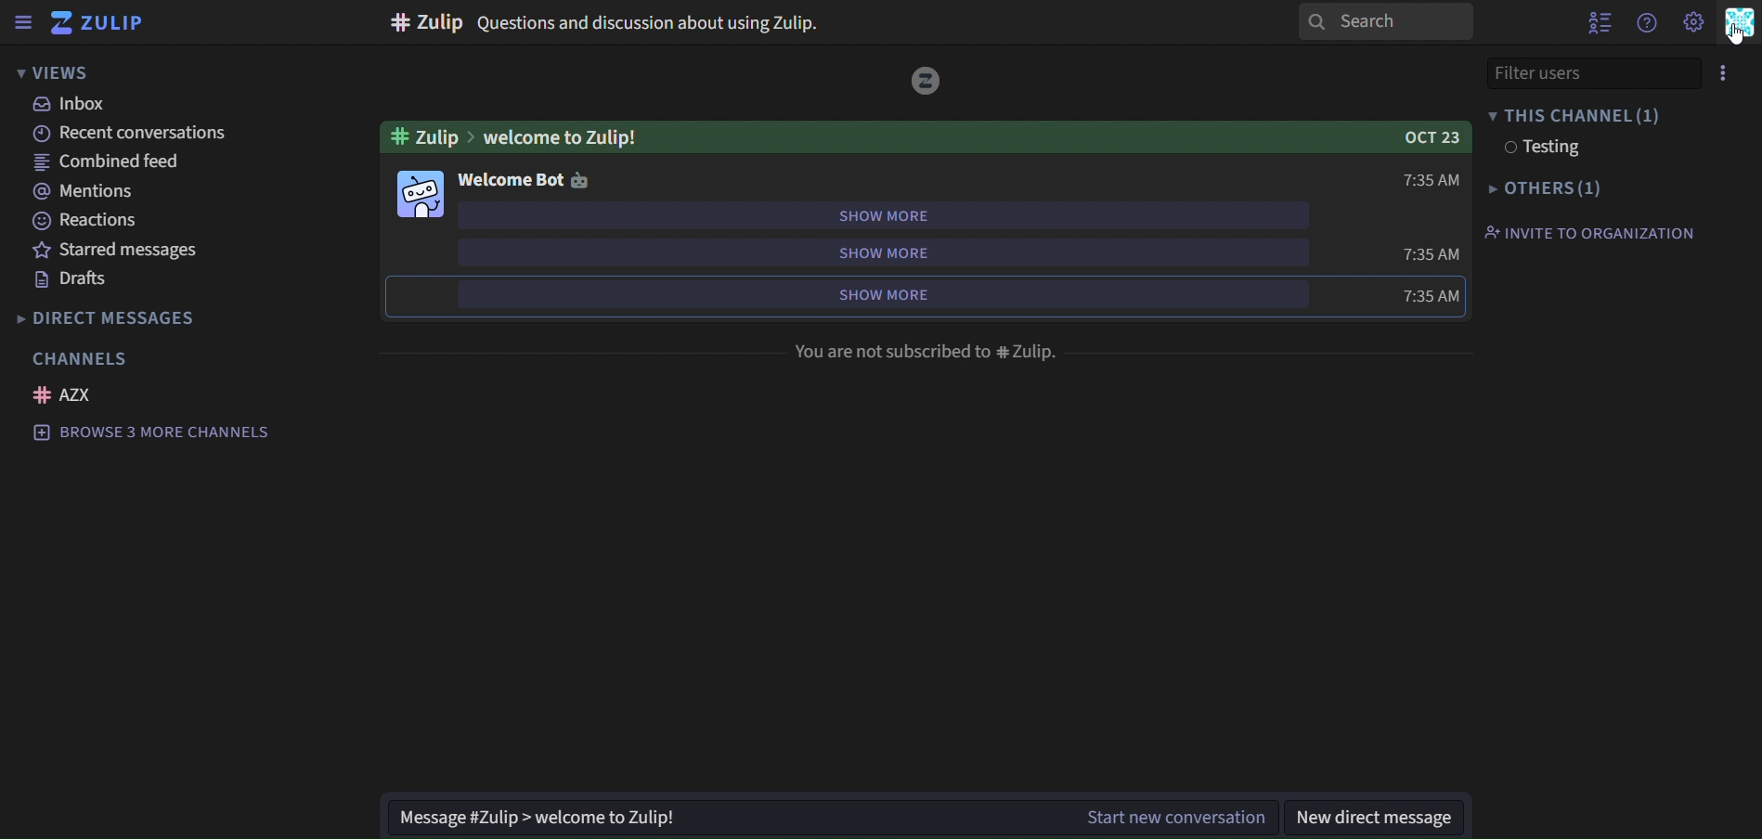 The height and width of the screenshot is (839, 1762). What do you see at coordinates (1423, 136) in the screenshot?
I see `OCT 23` at bounding box center [1423, 136].